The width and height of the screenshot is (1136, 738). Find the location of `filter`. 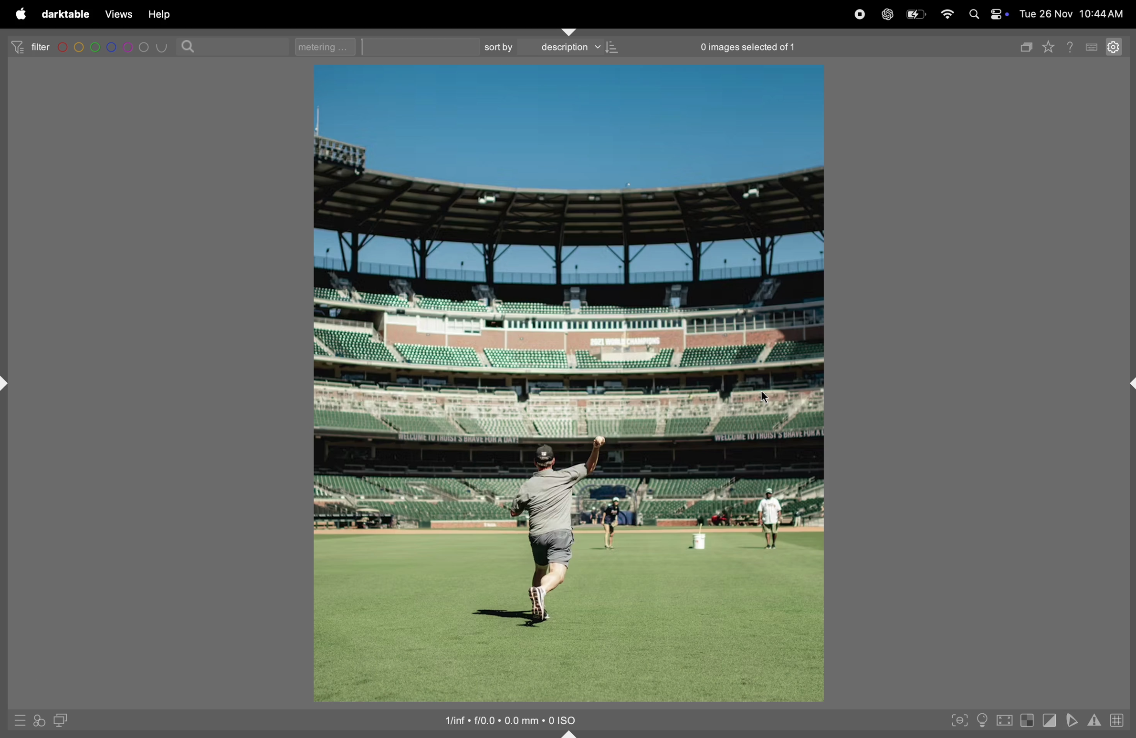

filter is located at coordinates (29, 46).